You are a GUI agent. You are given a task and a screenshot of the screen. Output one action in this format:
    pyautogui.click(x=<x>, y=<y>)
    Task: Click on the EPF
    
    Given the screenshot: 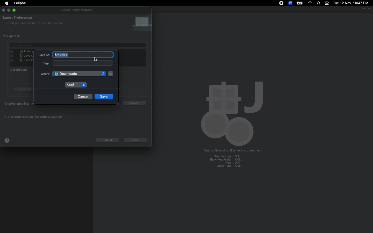 What is the action you would take?
    pyautogui.click(x=76, y=85)
    